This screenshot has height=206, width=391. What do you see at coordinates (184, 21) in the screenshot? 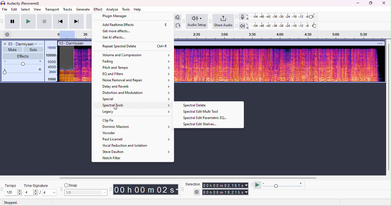
I see `Audio setup tool bar` at bounding box center [184, 21].